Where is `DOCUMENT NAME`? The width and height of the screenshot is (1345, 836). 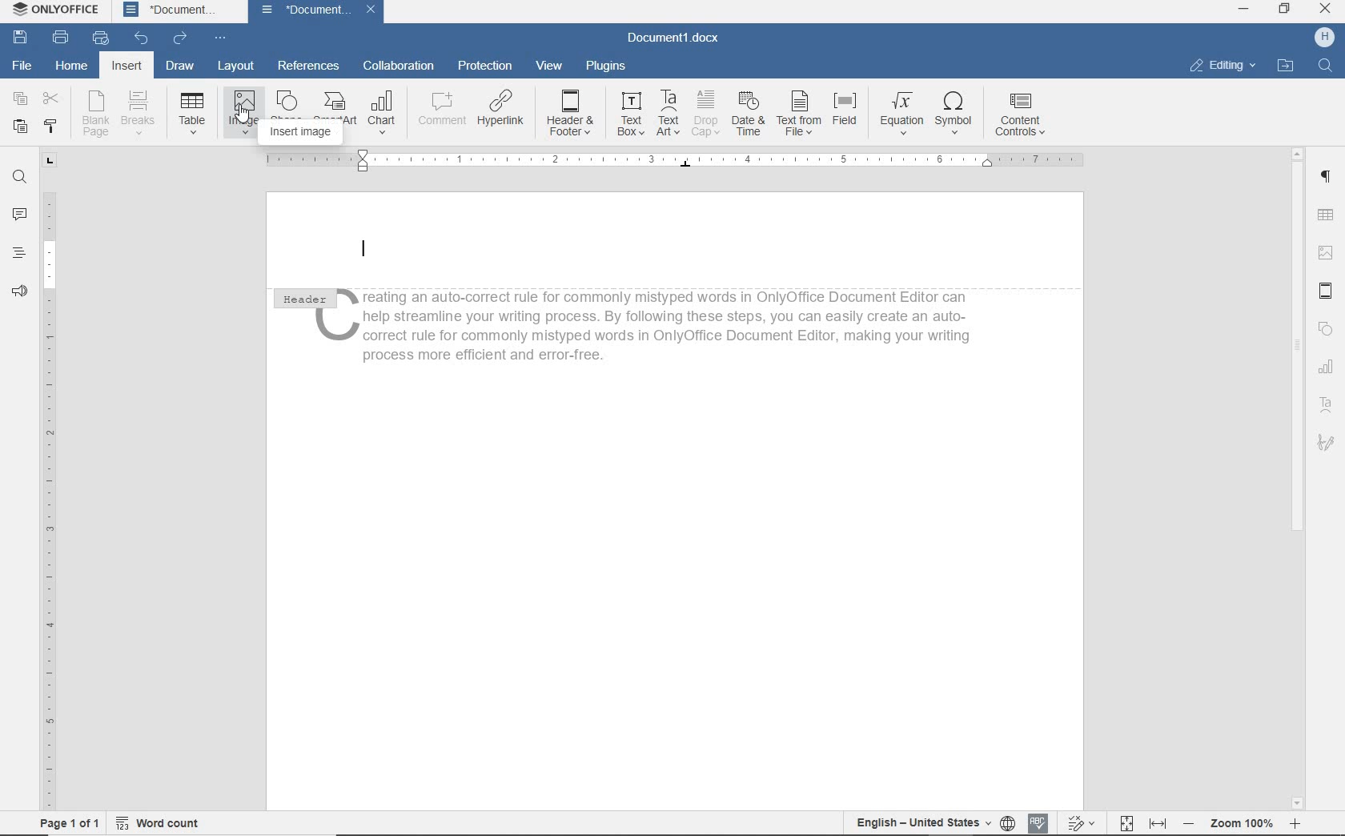
DOCUMENT NAME is located at coordinates (170, 10).